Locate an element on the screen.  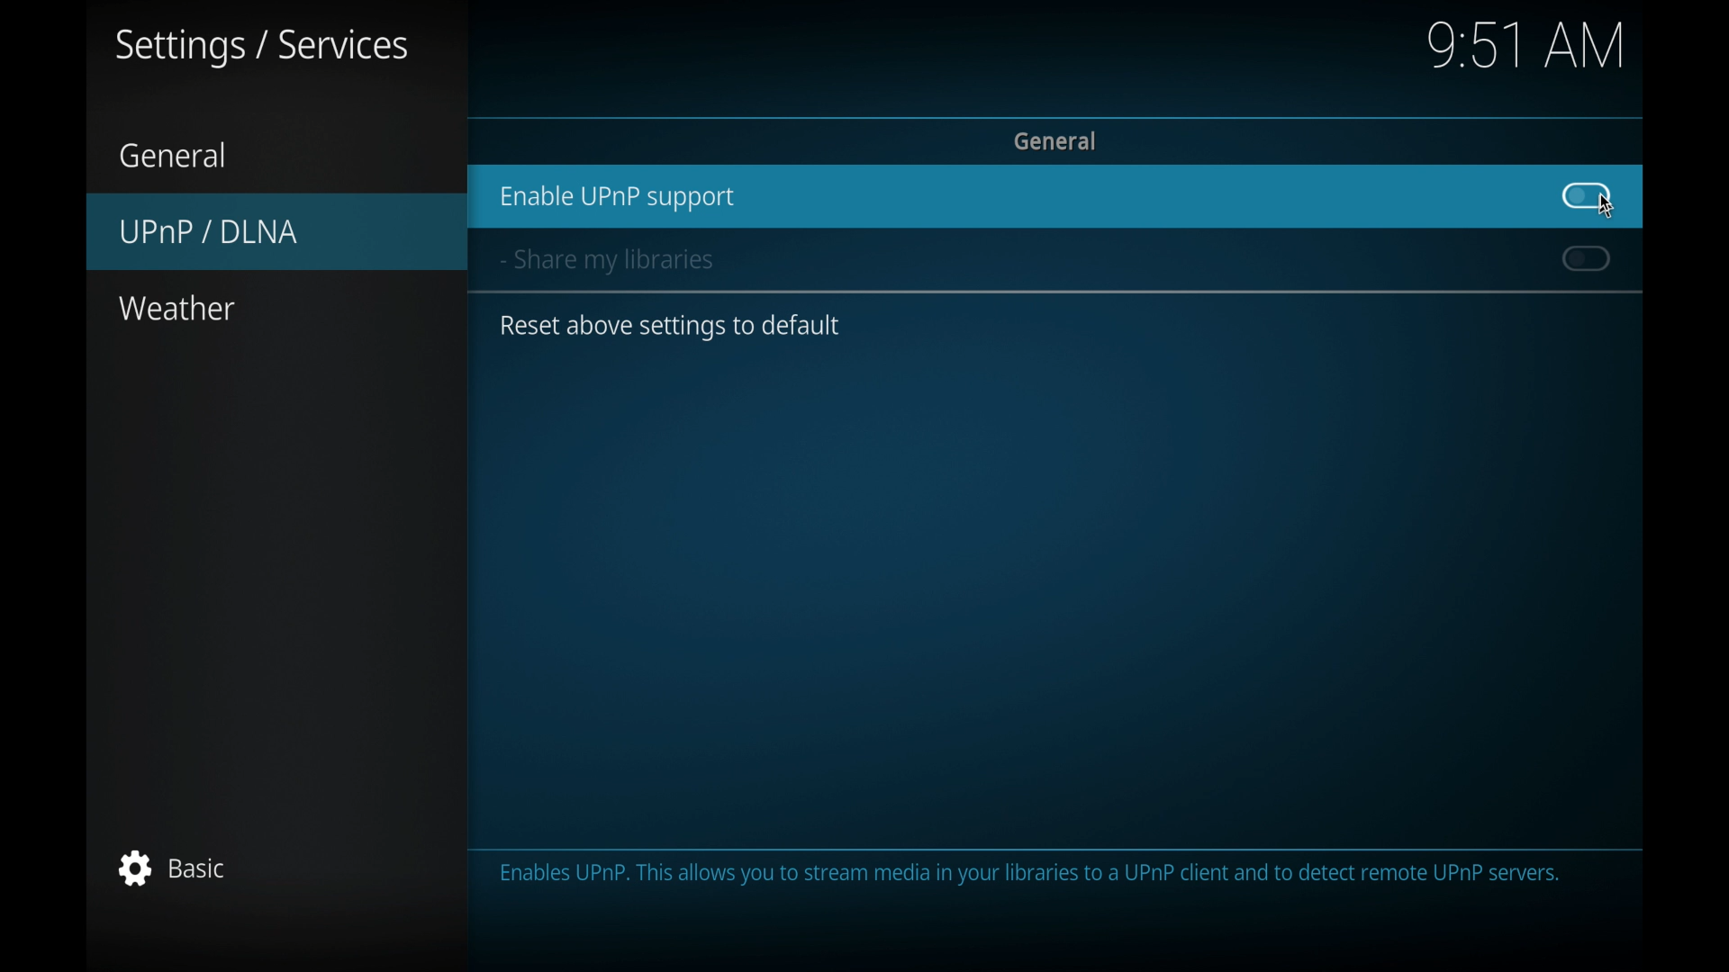
settings/services is located at coordinates (264, 48).